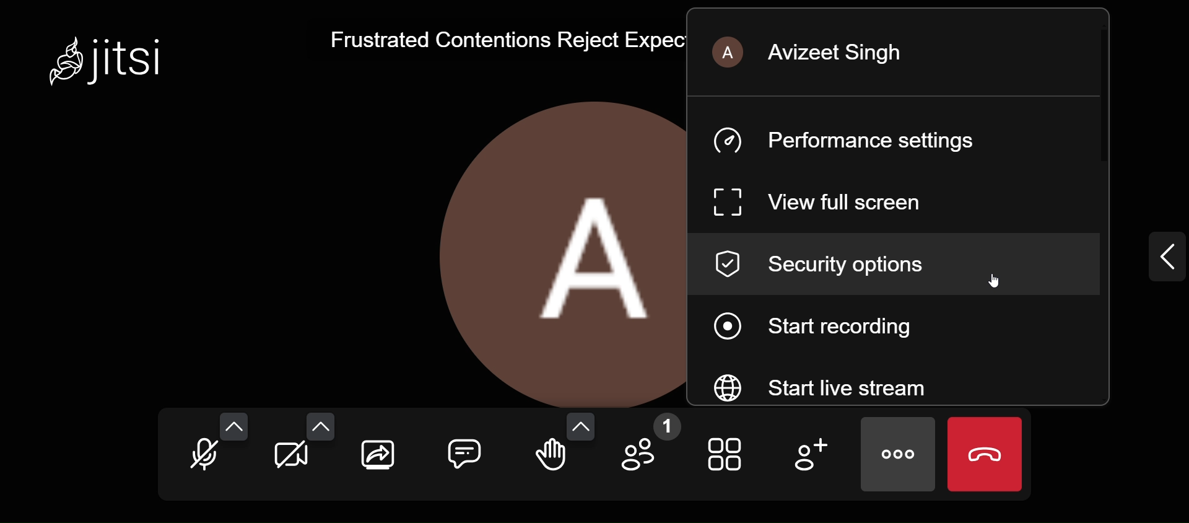  I want to click on comment box, so click(473, 451).